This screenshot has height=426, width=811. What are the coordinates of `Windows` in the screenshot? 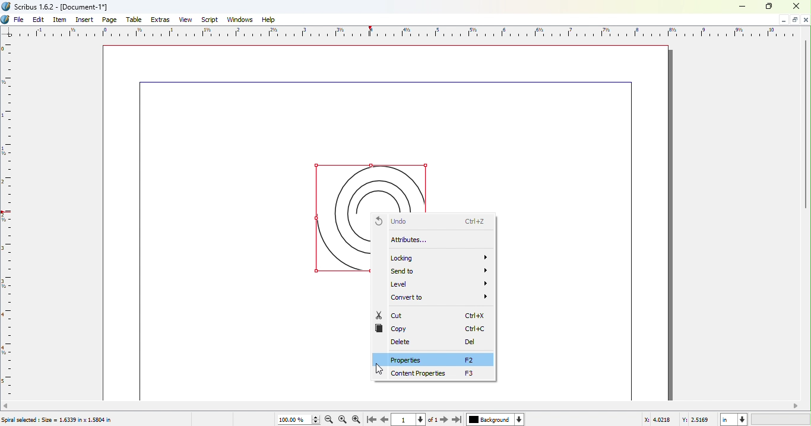 It's located at (239, 20).